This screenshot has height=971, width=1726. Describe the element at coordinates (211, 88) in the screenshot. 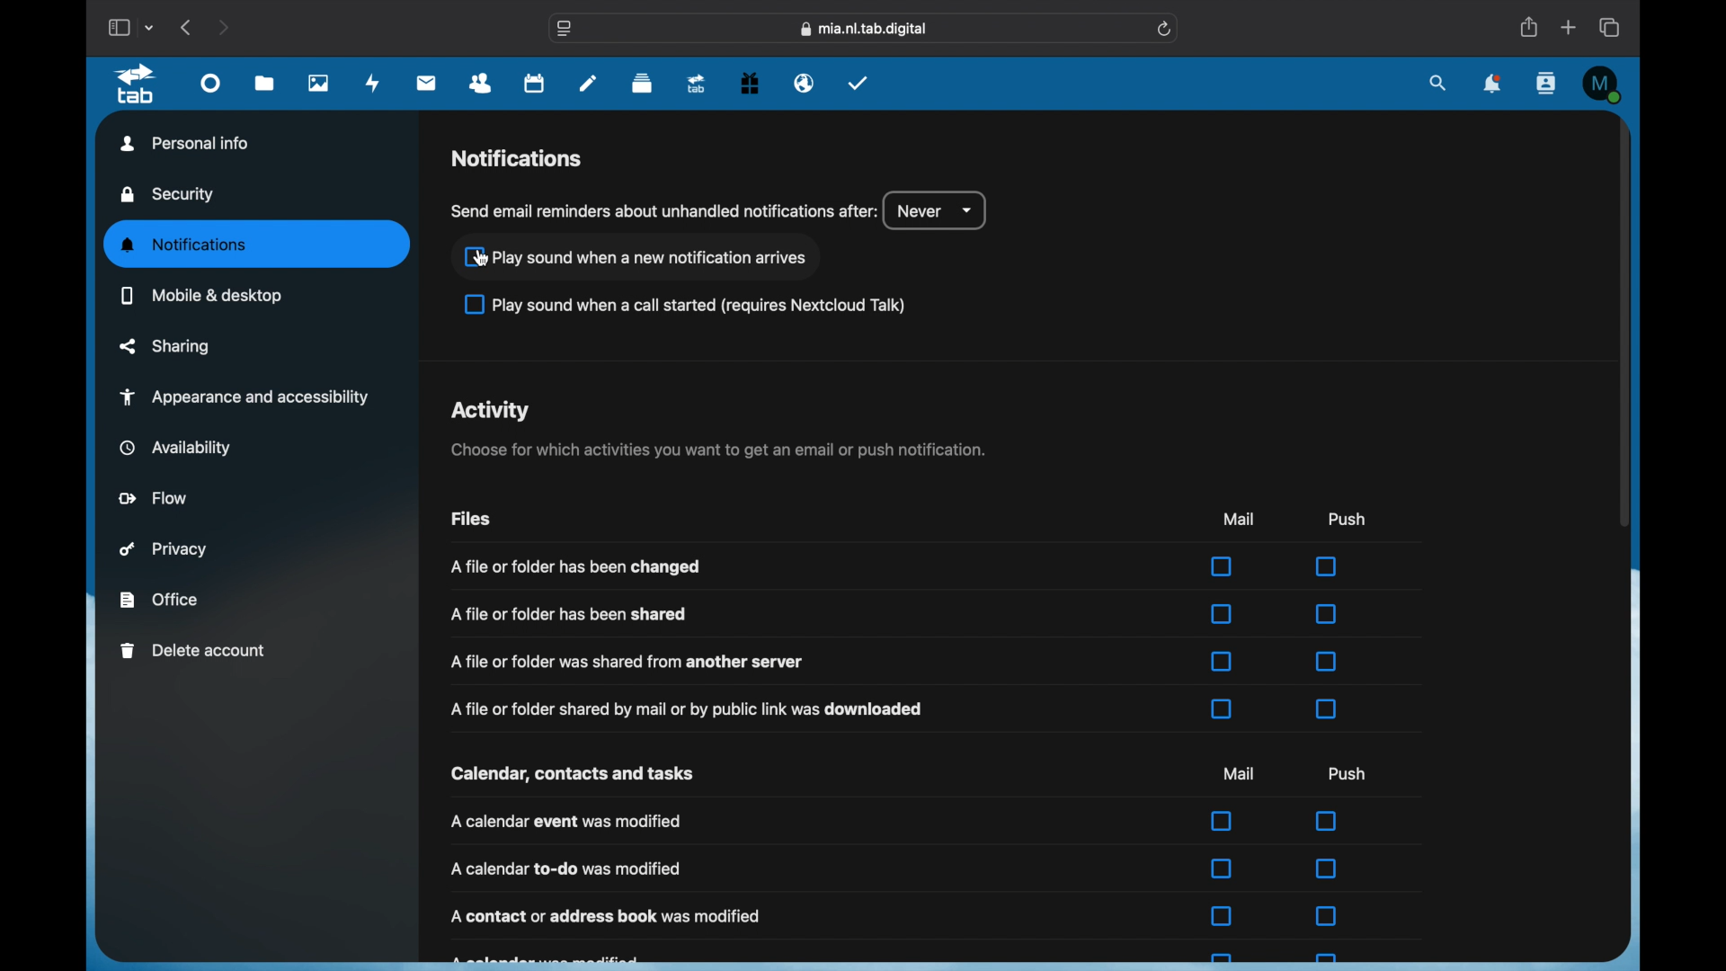

I see `dashboard` at that location.